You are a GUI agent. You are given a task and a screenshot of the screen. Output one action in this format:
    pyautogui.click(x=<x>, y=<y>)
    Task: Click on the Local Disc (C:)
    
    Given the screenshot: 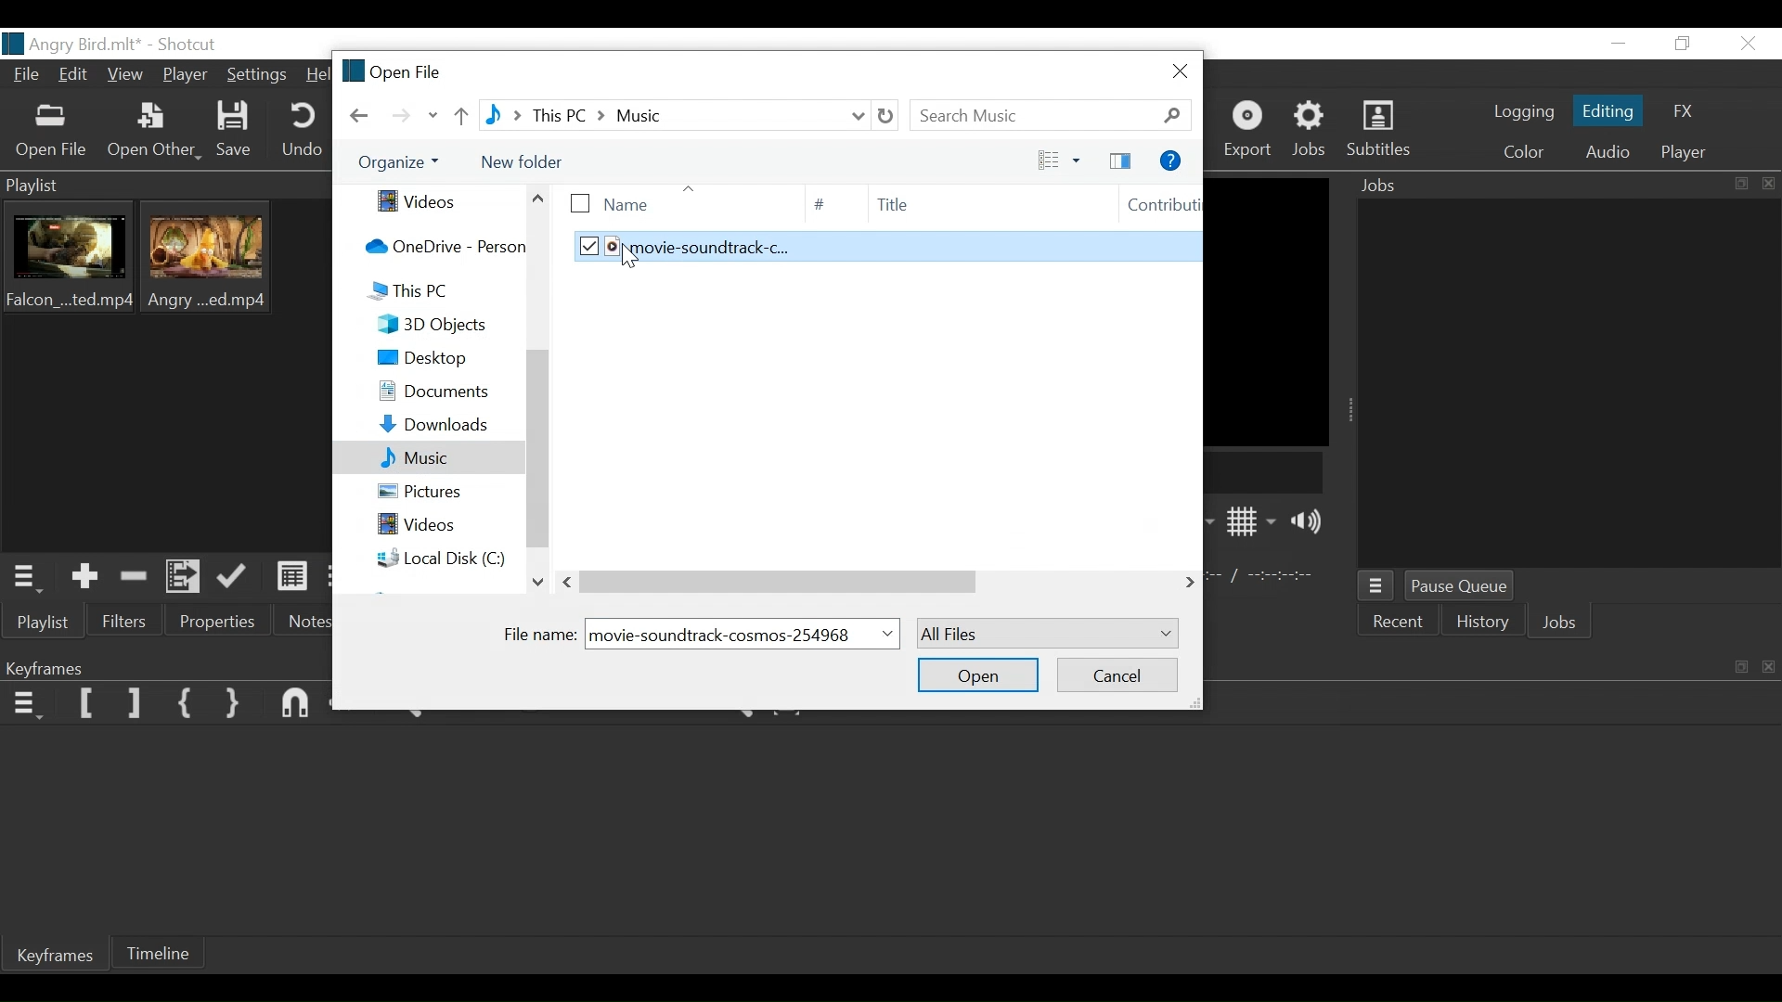 What is the action you would take?
    pyautogui.click(x=427, y=558)
    